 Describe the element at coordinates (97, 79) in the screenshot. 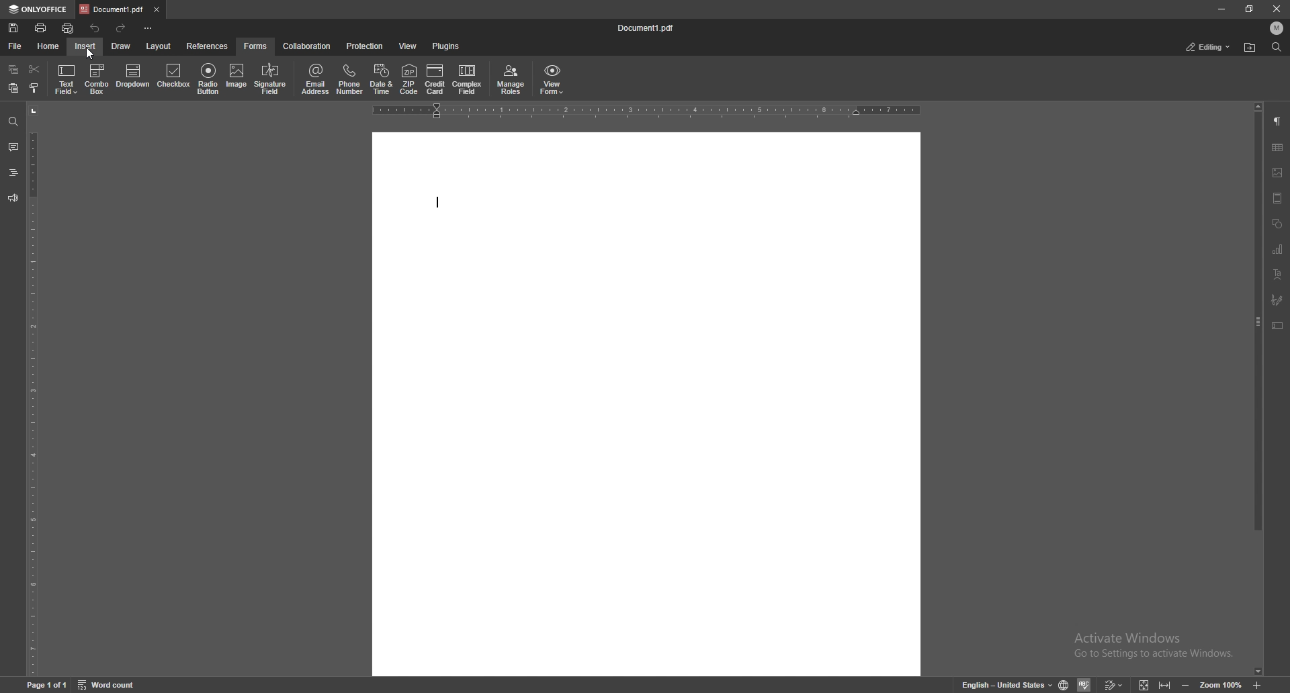

I see `combo box` at that location.